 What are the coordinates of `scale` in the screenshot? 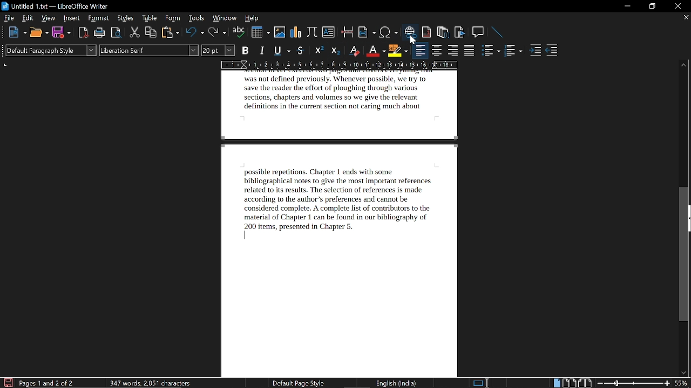 It's located at (340, 64).